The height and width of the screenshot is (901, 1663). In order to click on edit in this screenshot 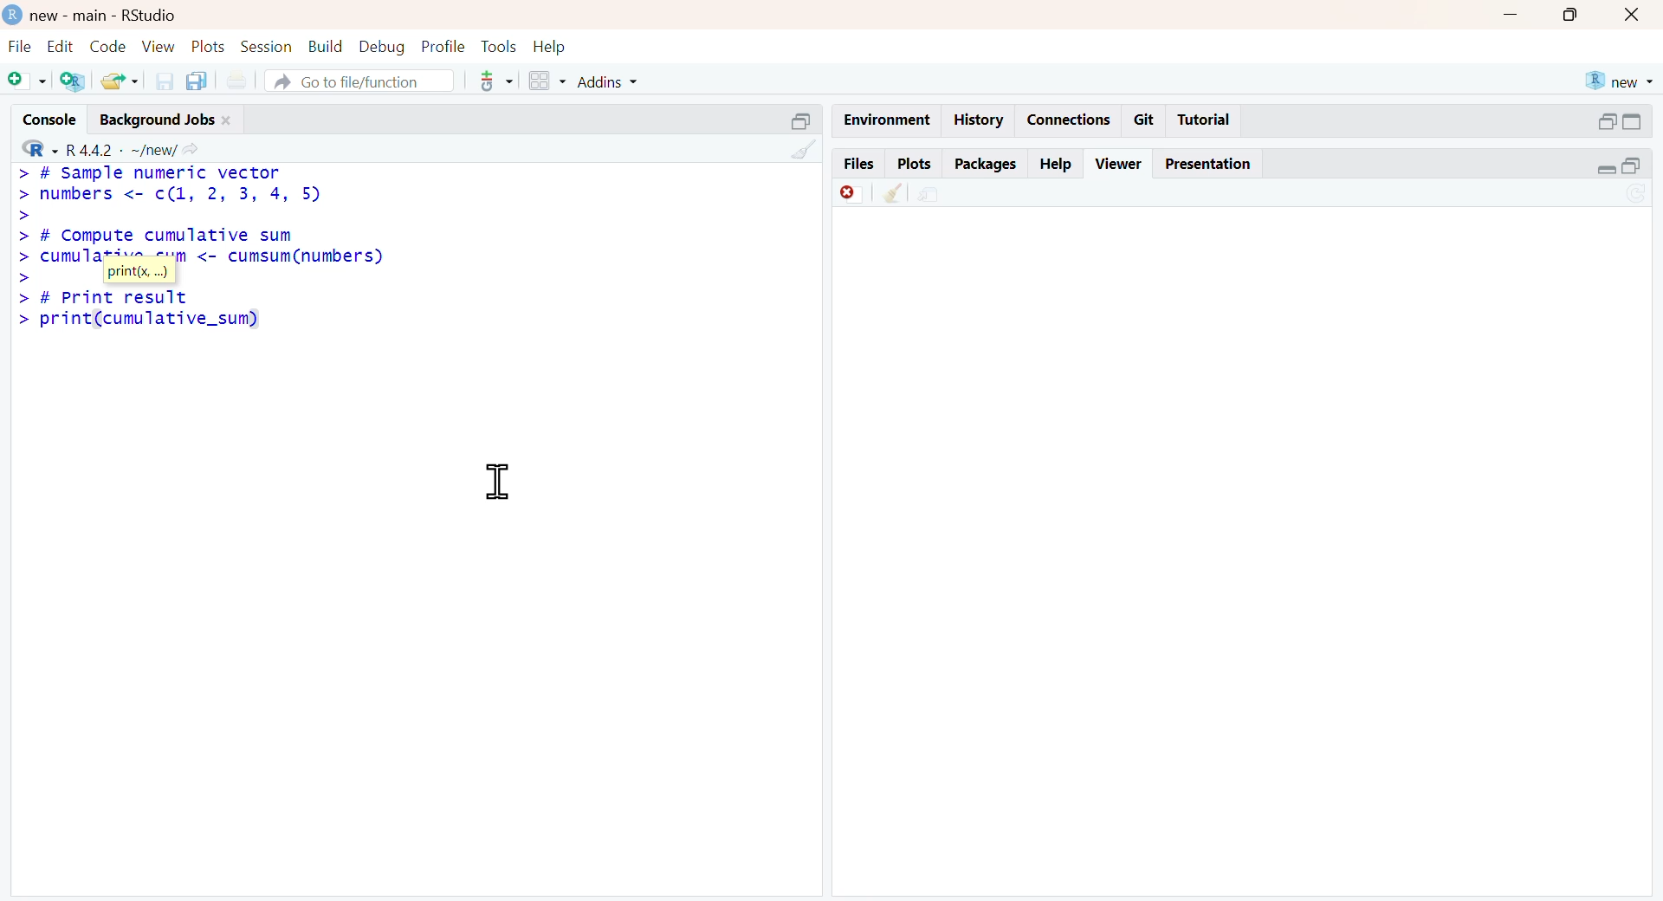, I will do `click(60, 45)`.